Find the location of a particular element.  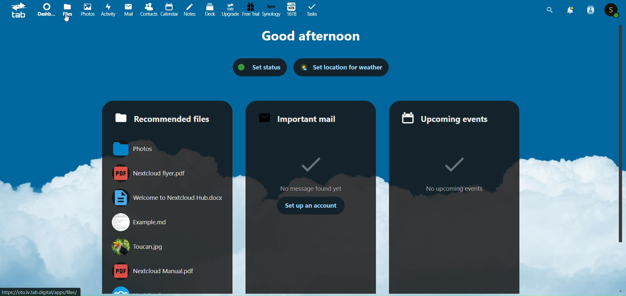

contacts is located at coordinates (149, 10).